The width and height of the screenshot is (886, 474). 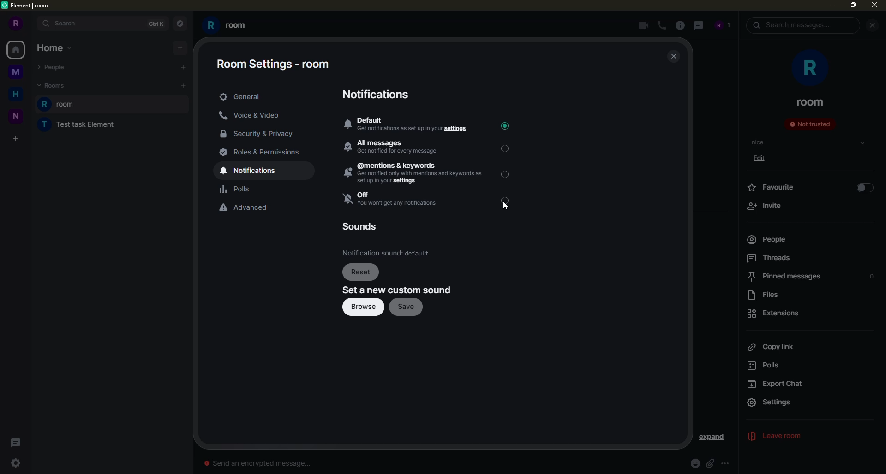 I want to click on not trusted, so click(x=809, y=124).